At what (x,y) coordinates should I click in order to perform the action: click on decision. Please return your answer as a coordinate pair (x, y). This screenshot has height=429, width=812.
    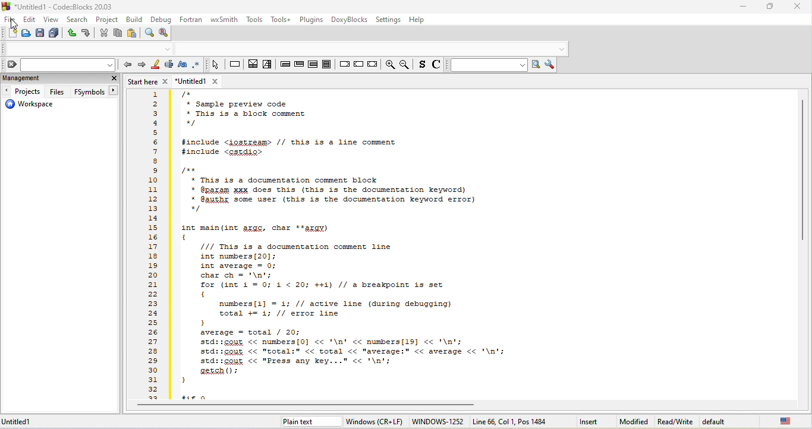
    Looking at the image, I should click on (253, 66).